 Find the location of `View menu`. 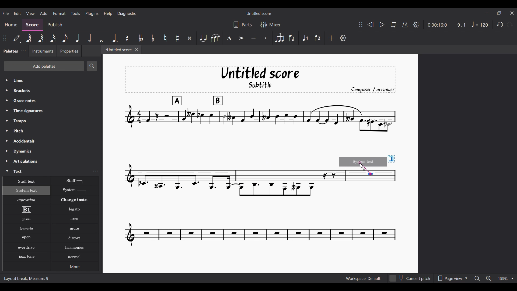

View menu is located at coordinates (30, 13).